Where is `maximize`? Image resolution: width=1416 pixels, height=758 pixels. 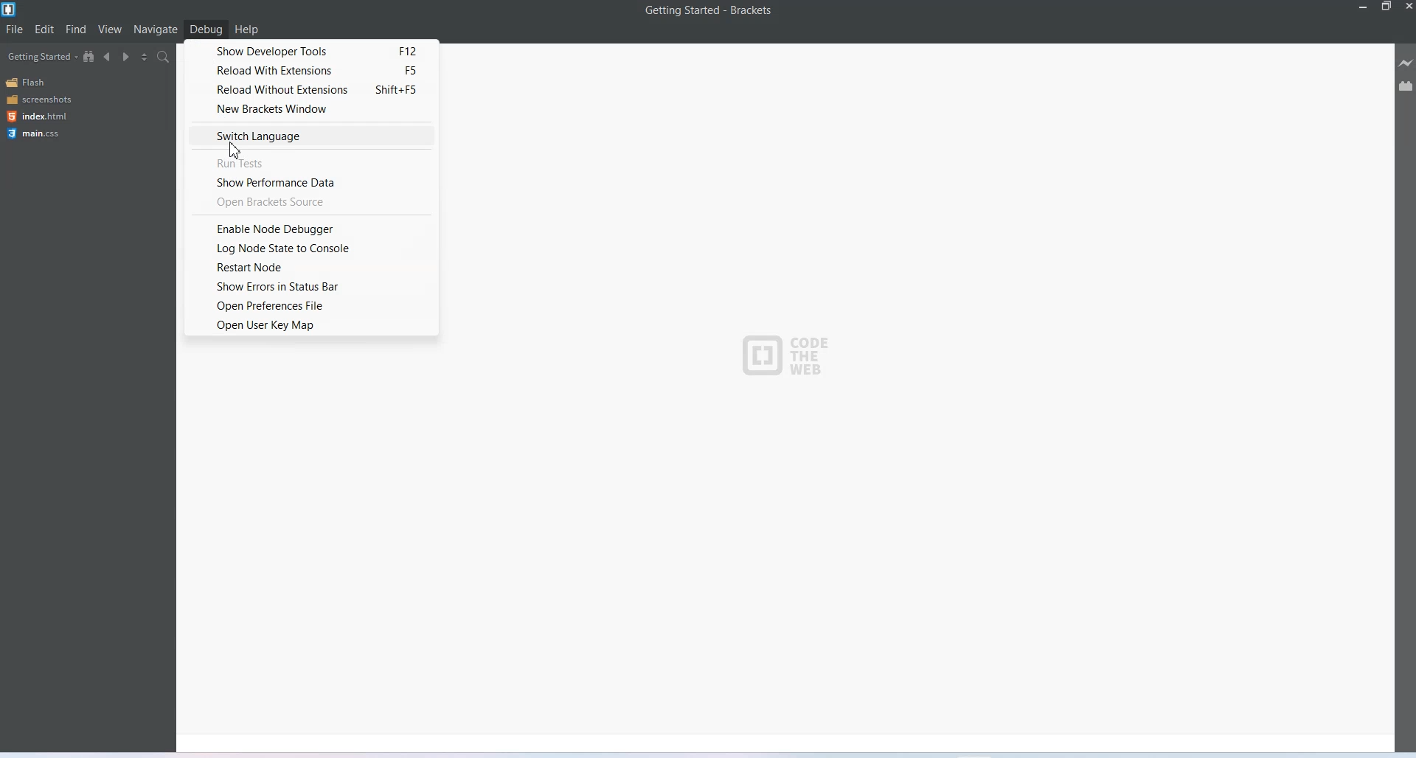
maximize is located at coordinates (1386, 7).